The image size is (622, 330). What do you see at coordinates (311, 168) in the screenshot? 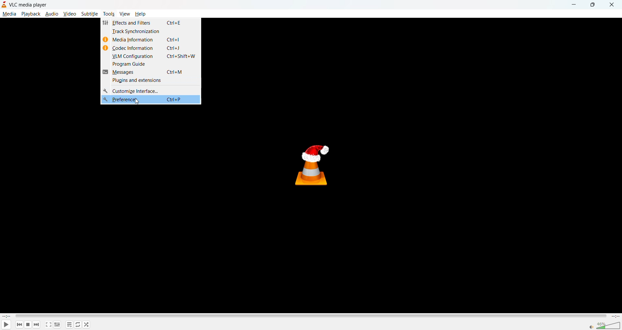
I see `thumbnail` at bounding box center [311, 168].